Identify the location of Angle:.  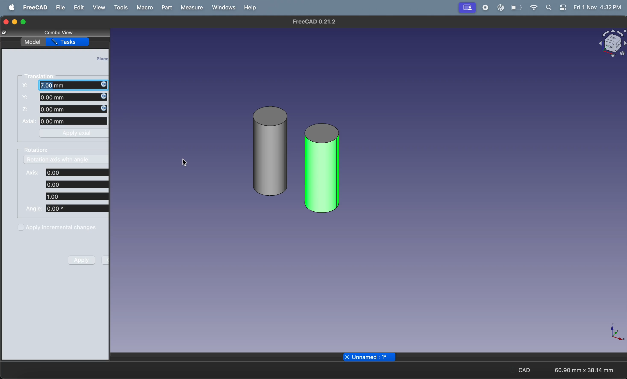
(35, 208).